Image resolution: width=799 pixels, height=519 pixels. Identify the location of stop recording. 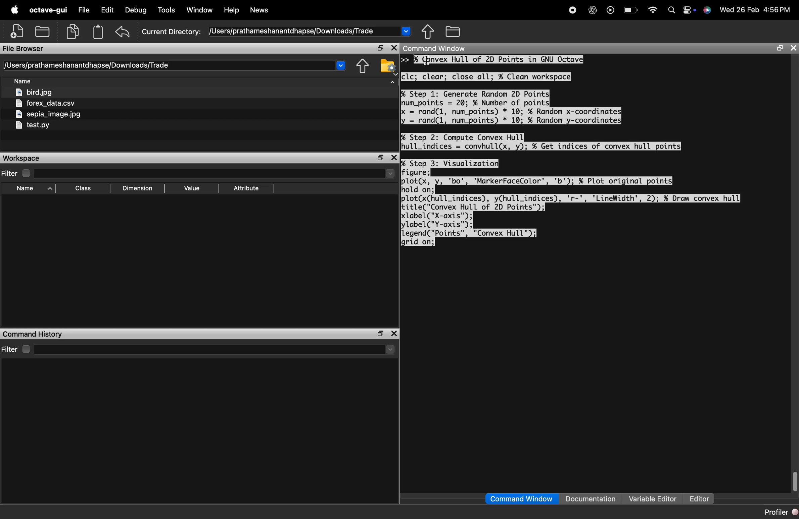
(574, 9).